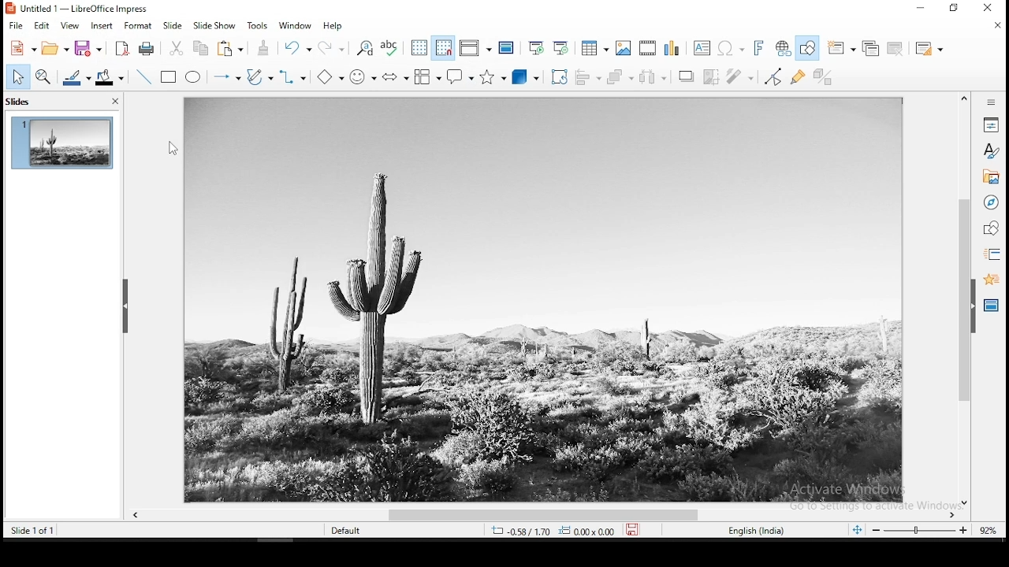 The width and height of the screenshot is (1009, 567). Describe the element at coordinates (330, 76) in the screenshot. I see `basic shapes` at that location.